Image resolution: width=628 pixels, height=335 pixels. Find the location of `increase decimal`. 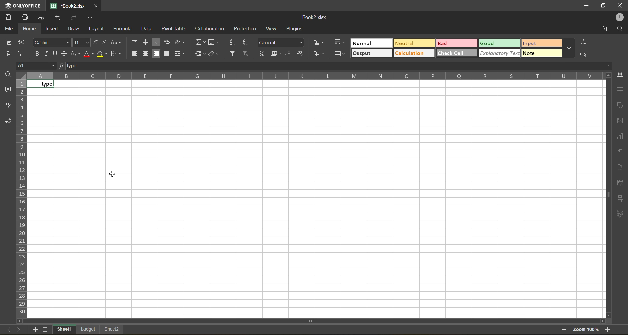

increase decimal is located at coordinates (300, 52).